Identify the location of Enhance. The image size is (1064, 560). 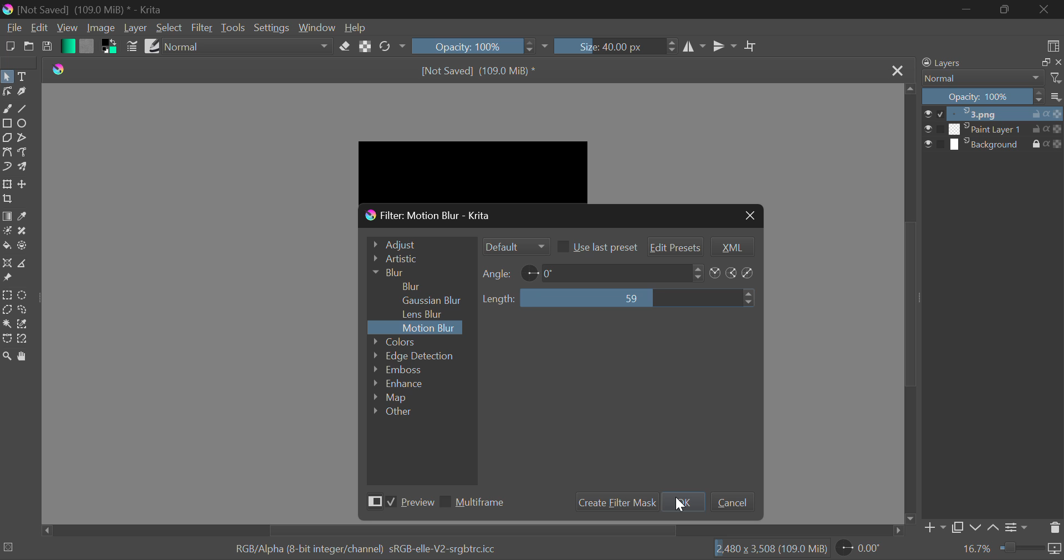
(400, 384).